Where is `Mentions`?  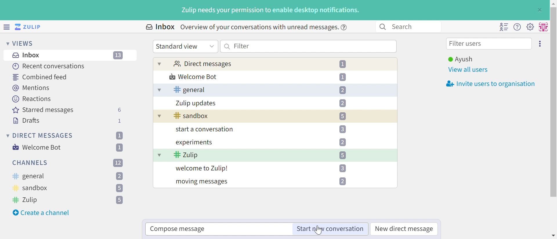
Mentions is located at coordinates (32, 88).